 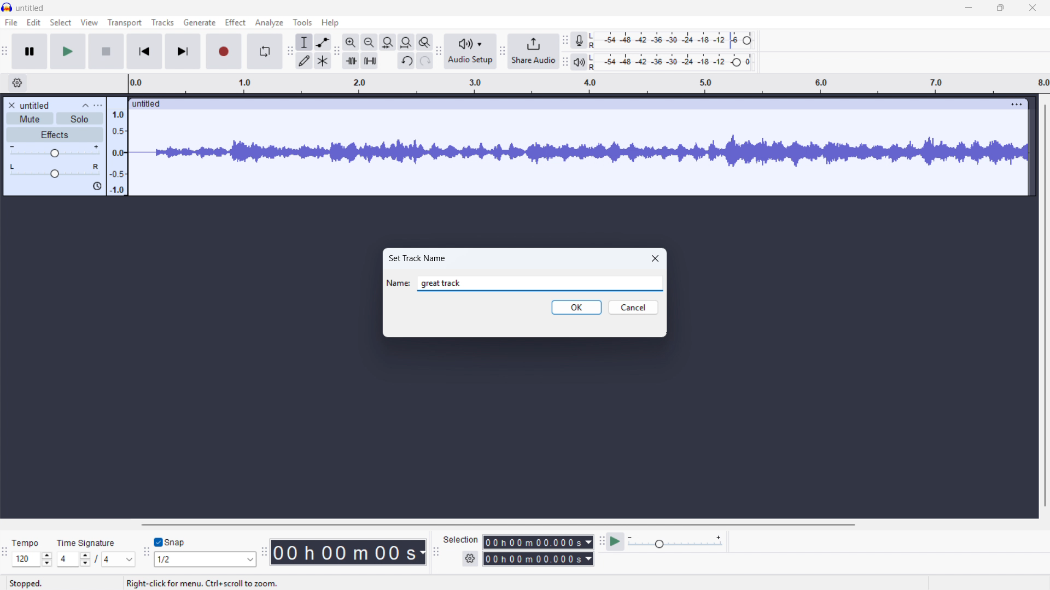 I want to click on Recording metre toolbar , so click(x=565, y=40).